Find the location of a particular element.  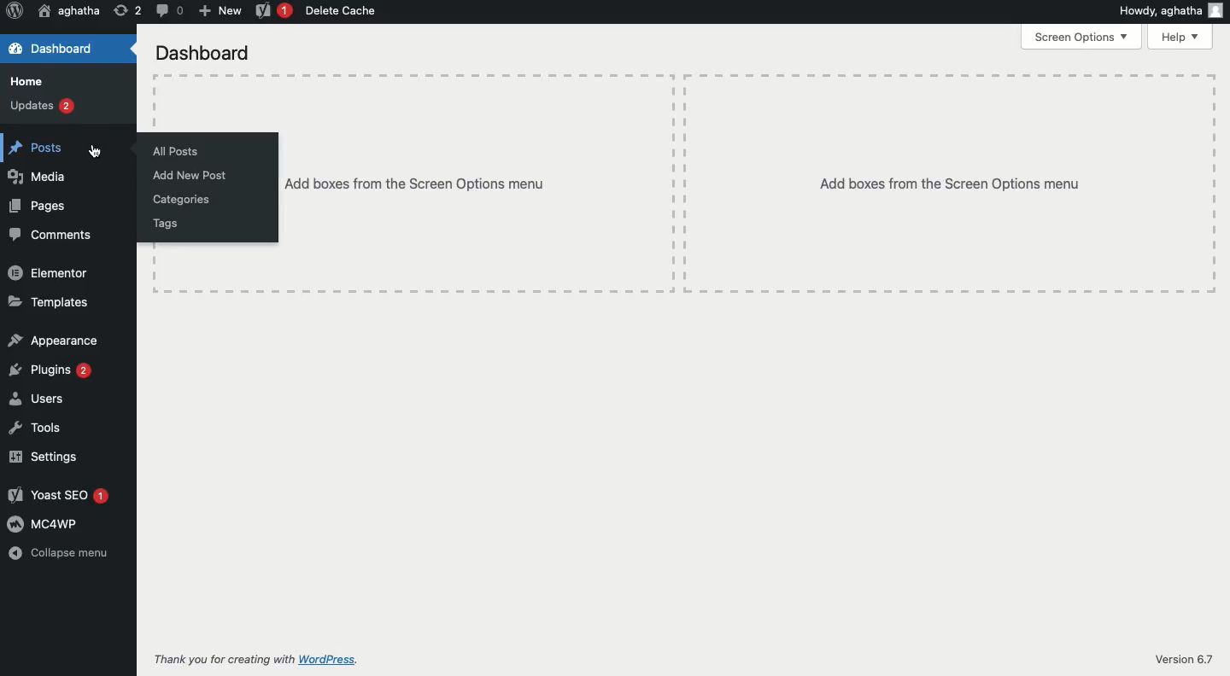

Elementor is located at coordinates (48, 271).